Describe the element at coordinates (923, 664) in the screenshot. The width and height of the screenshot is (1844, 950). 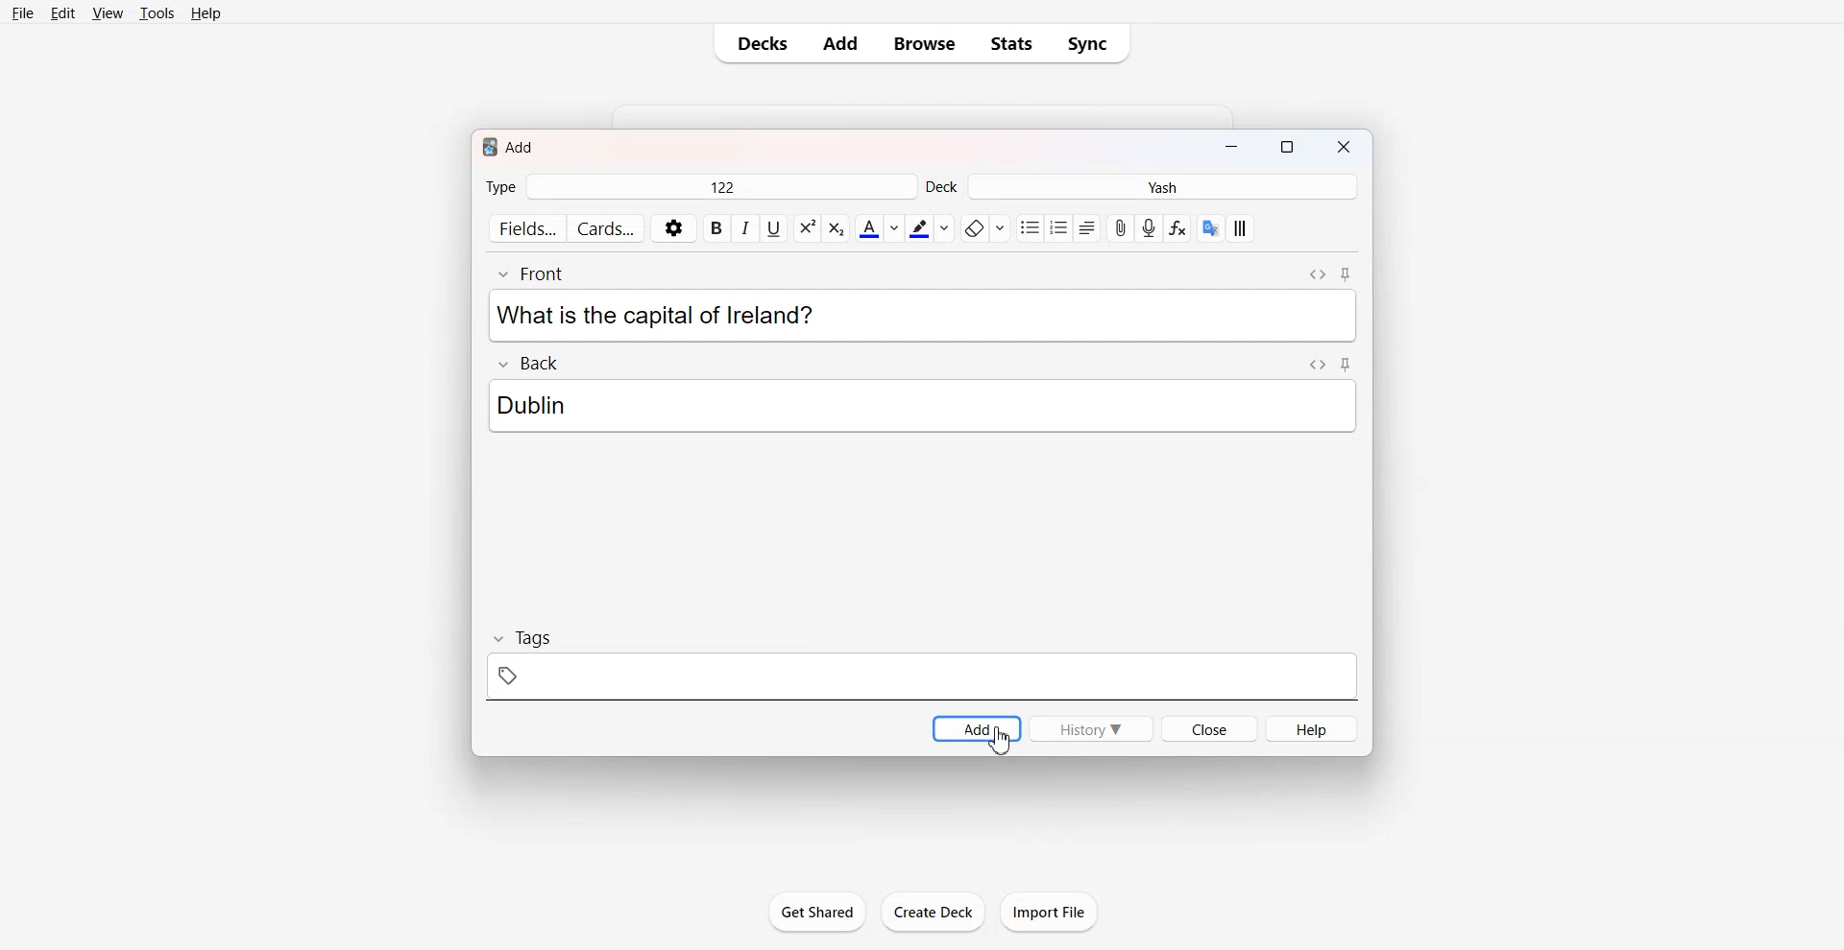
I see `Tags` at that location.